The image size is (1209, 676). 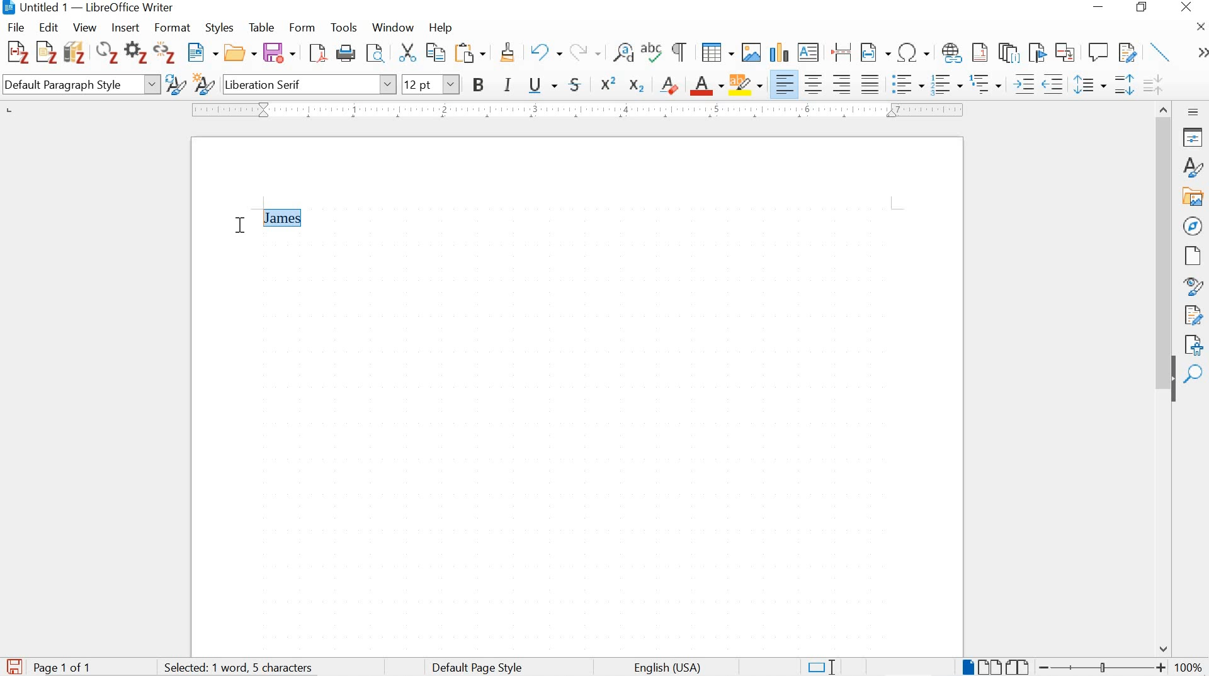 I want to click on align right, so click(x=844, y=84).